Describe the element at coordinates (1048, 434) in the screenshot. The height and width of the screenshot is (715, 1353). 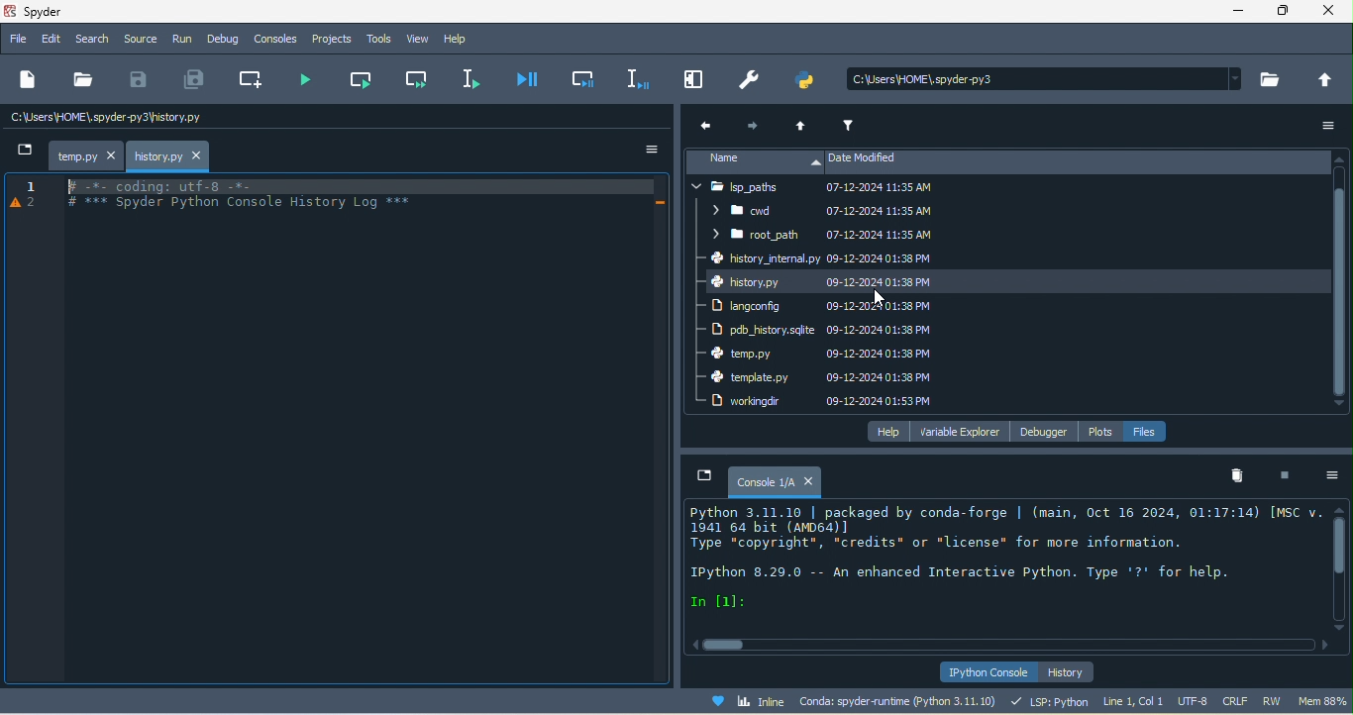
I see `debugger` at that location.